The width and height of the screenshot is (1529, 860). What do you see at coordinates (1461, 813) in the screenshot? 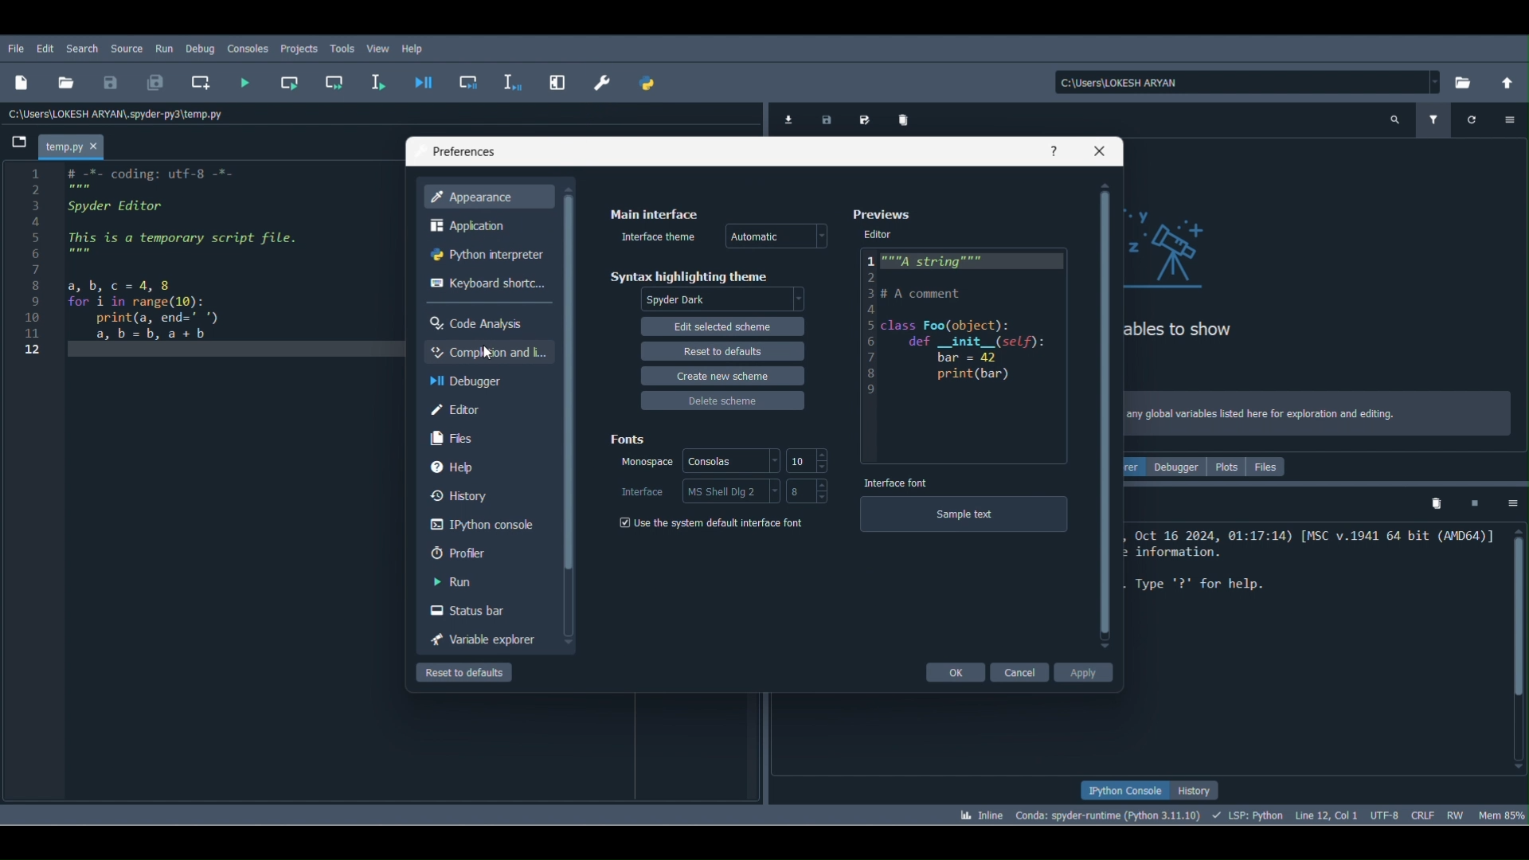
I see `File permissions` at bounding box center [1461, 813].